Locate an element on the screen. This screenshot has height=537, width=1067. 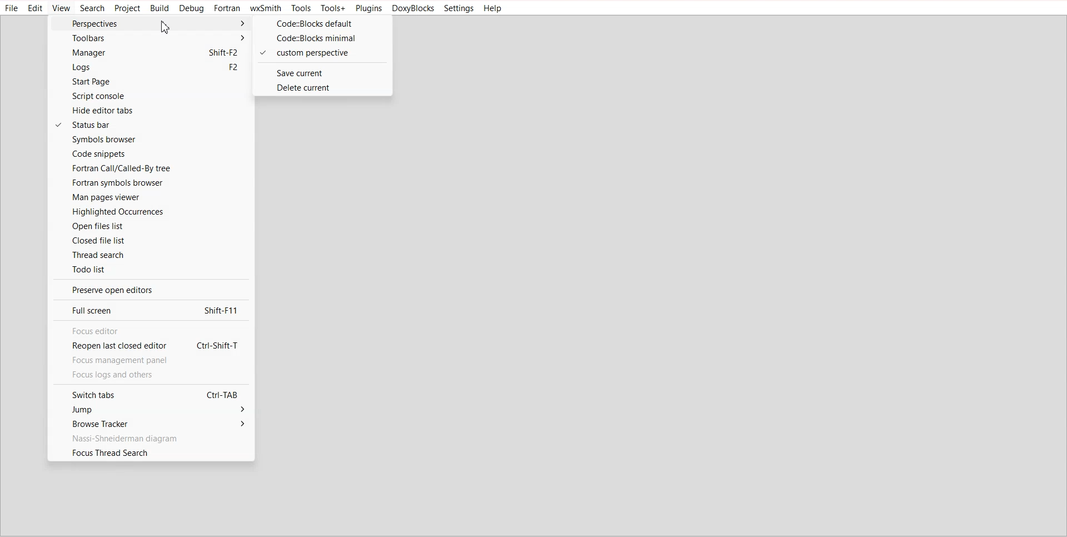
Fortran symbols browser is located at coordinates (150, 183).